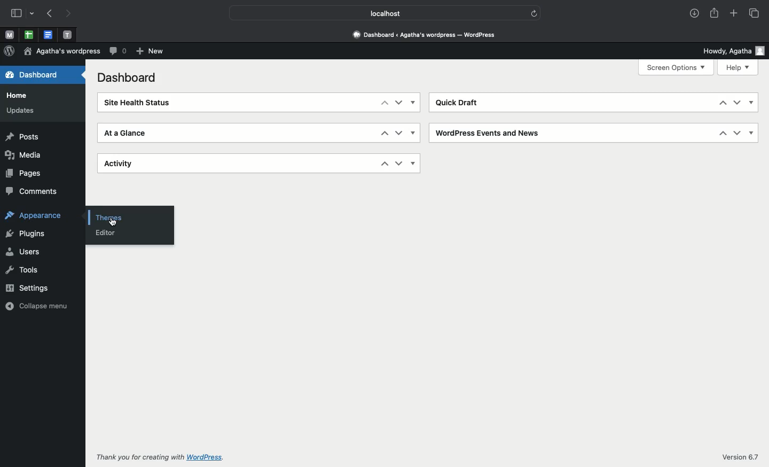 This screenshot has width=769, height=467. Describe the element at coordinates (49, 35) in the screenshot. I see `Pinned tab` at that location.